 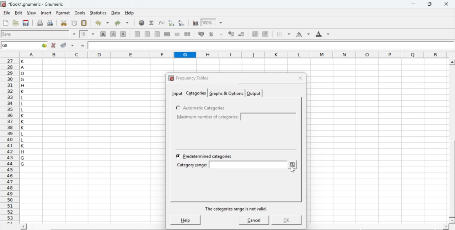 What do you see at coordinates (63, 13) in the screenshot?
I see `format` at bounding box center [63, 13].